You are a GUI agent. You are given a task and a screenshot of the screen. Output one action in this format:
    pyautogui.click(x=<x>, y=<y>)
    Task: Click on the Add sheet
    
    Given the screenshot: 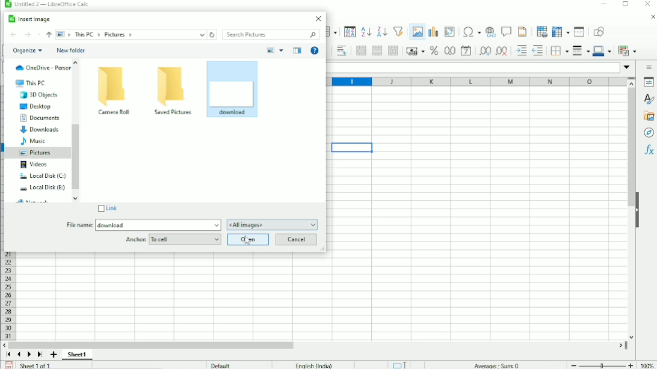 What is the action you would take?
    pyautogui.click(x=54, y=355)
    